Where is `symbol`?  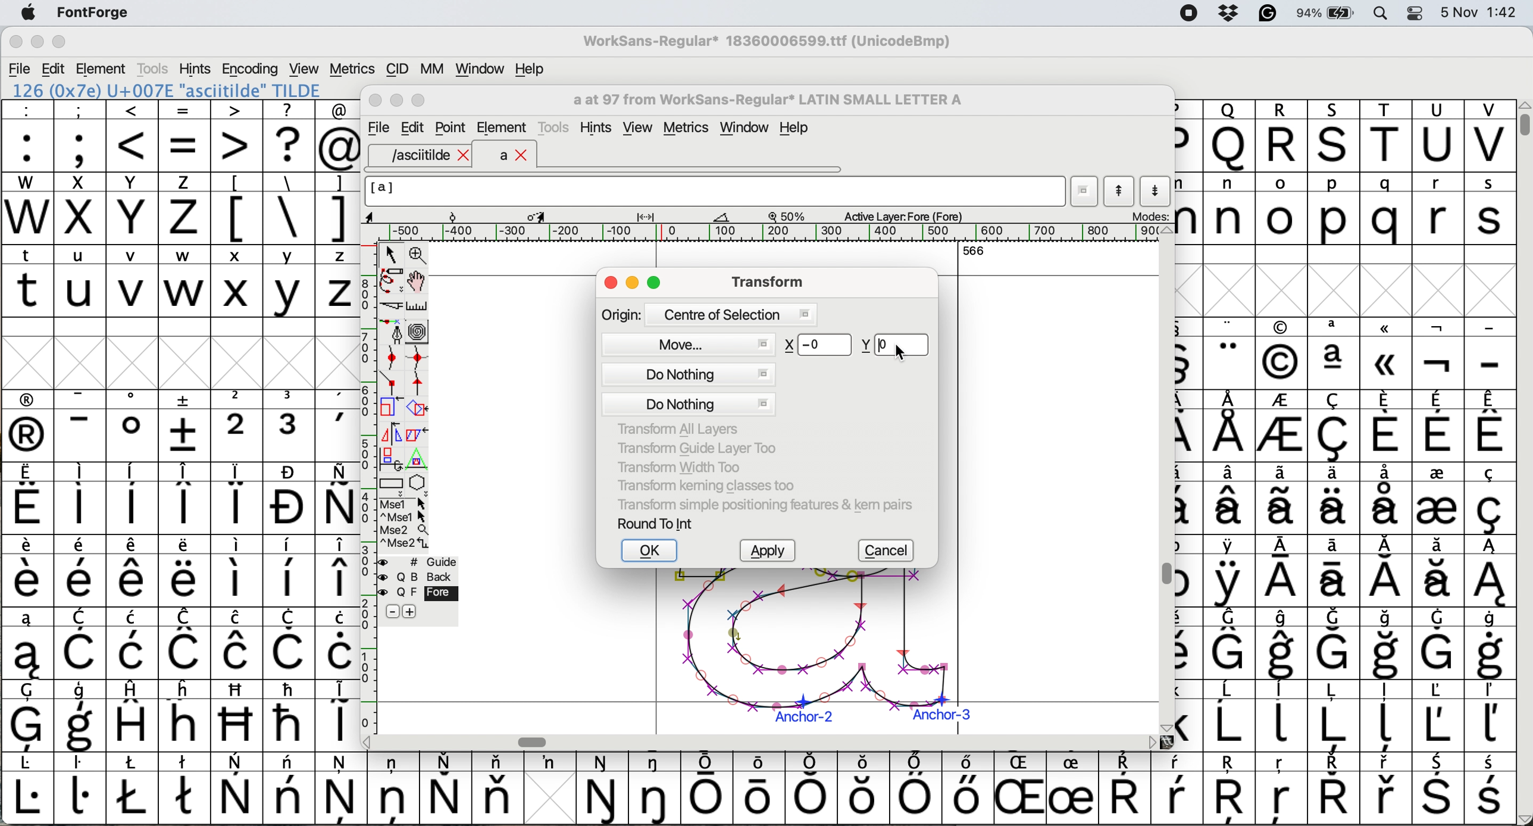 symbol is located at coordinates (29, 716).